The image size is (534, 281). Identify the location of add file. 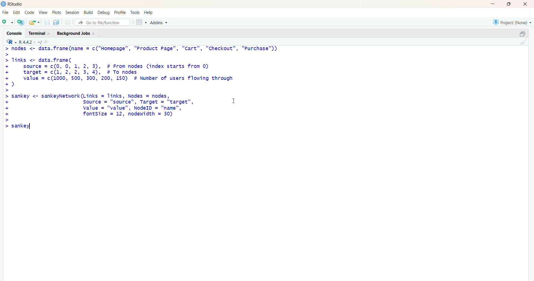
(21, 23).